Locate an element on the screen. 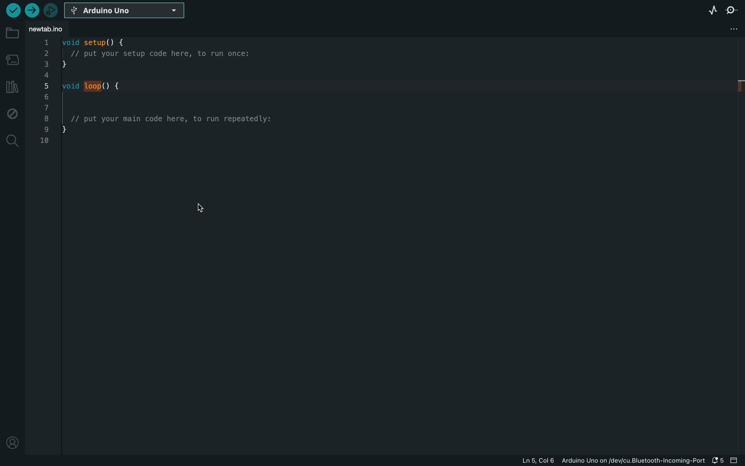 The width and height of the screenshot is (745, 466). board selecter is located at coordinates (125, 11).